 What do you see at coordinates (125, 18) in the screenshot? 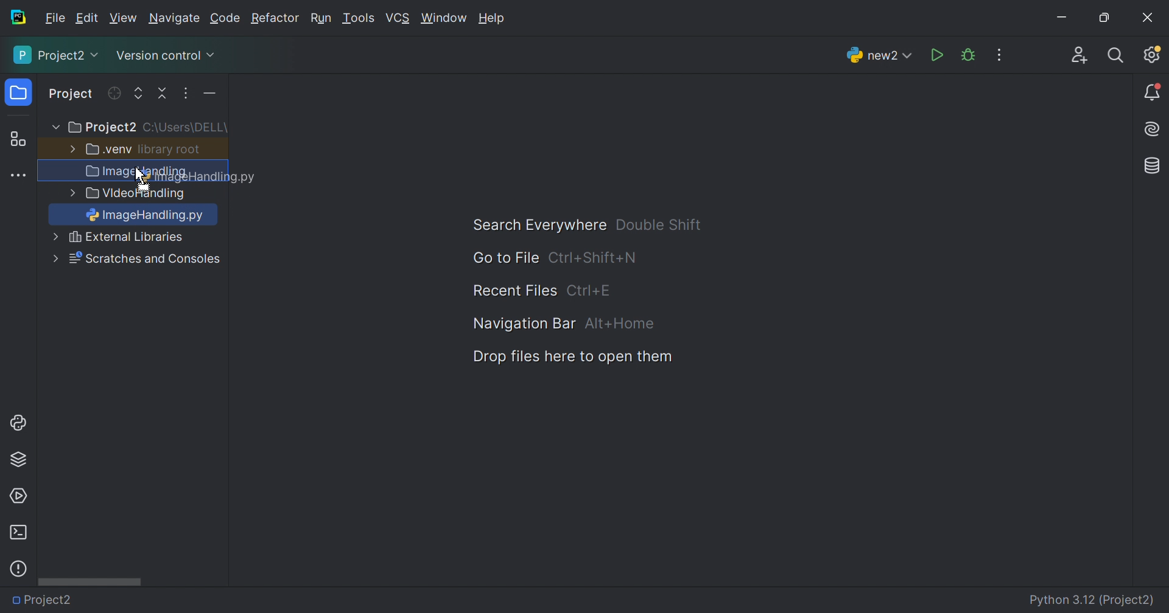
I see `View` at bounding box center [125, 18].